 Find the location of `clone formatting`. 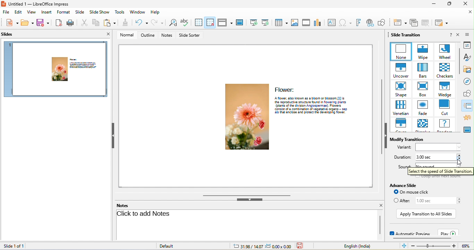

clone formatting is located at coordinates (124, 23).